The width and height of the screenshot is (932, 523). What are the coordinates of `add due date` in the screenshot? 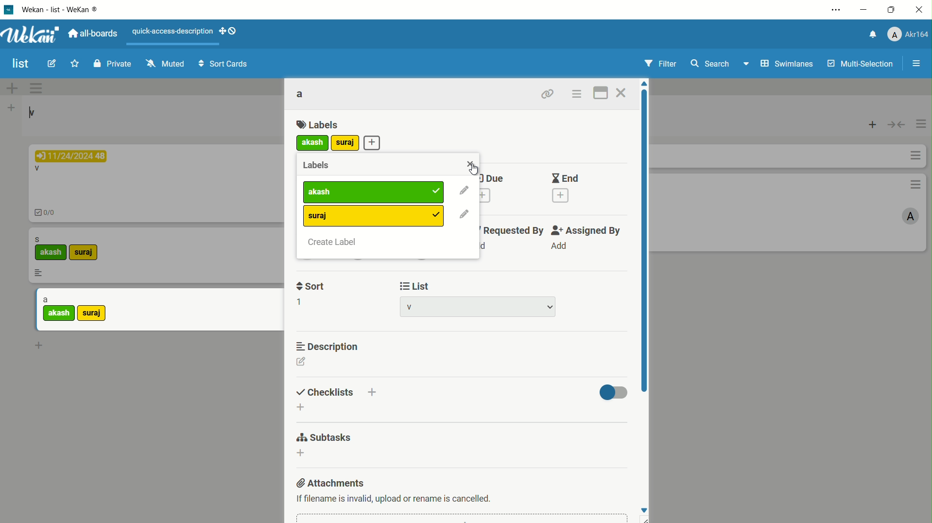 It's located at (484, 194).